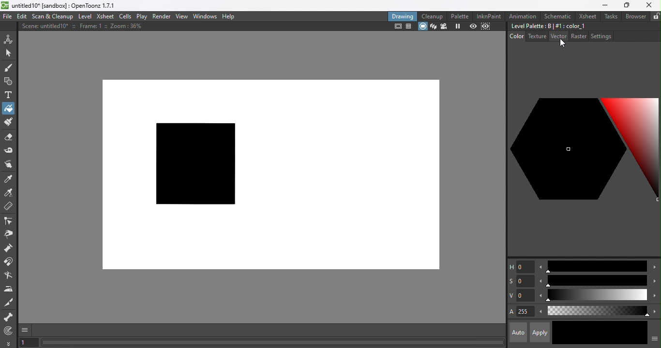 The width and height of the screenshot is (661, 348). I want to click on Maximize, so click(625, 6).